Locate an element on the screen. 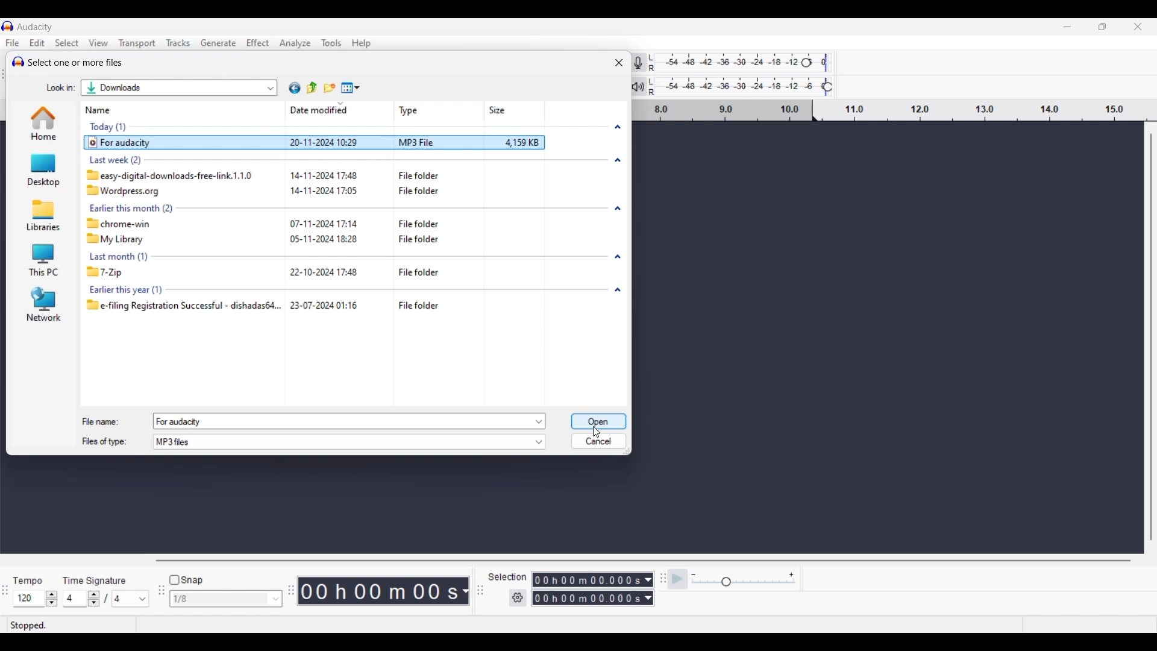  Scale to measure duration of recorded audio is located at coordinates (897, 112).